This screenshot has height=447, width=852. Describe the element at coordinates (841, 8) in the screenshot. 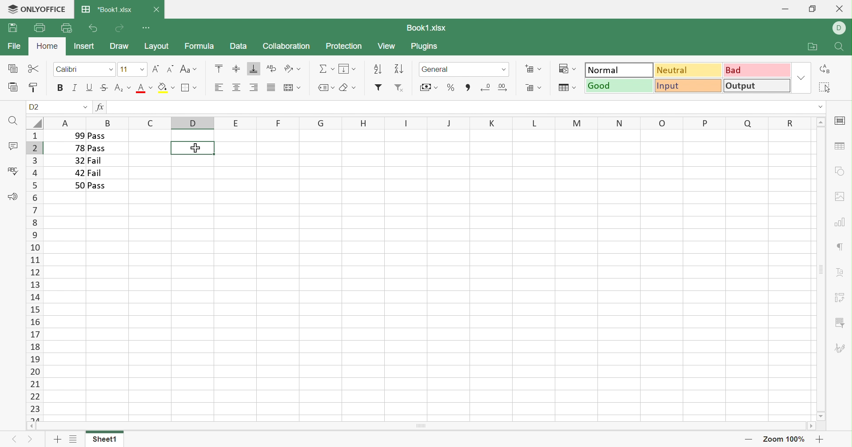

I see `Close` at that location.